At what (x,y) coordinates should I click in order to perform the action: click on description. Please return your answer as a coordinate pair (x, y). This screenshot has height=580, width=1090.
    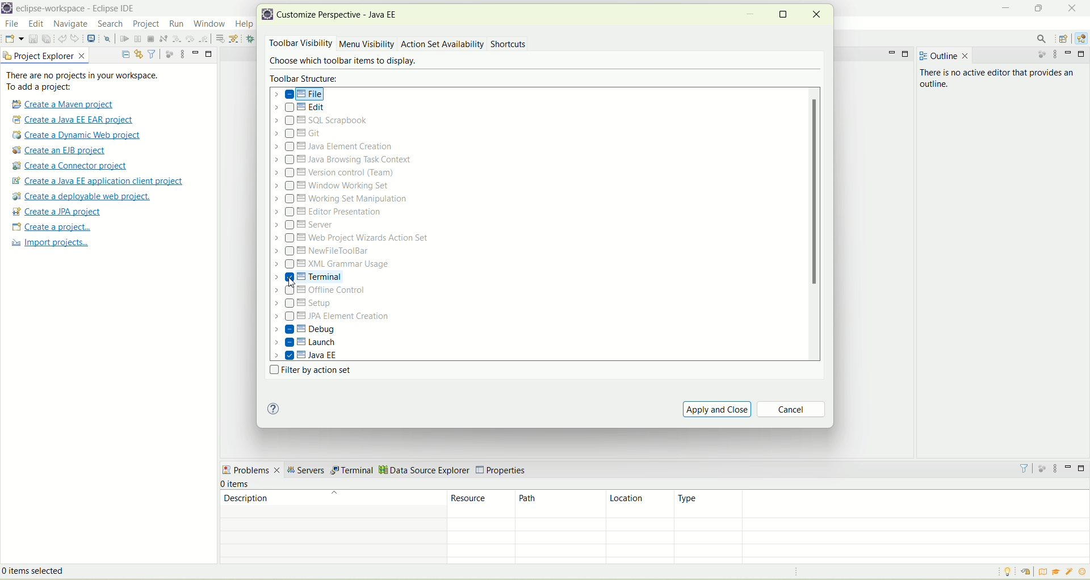
    Looking at the image, I should click on (331, 503).